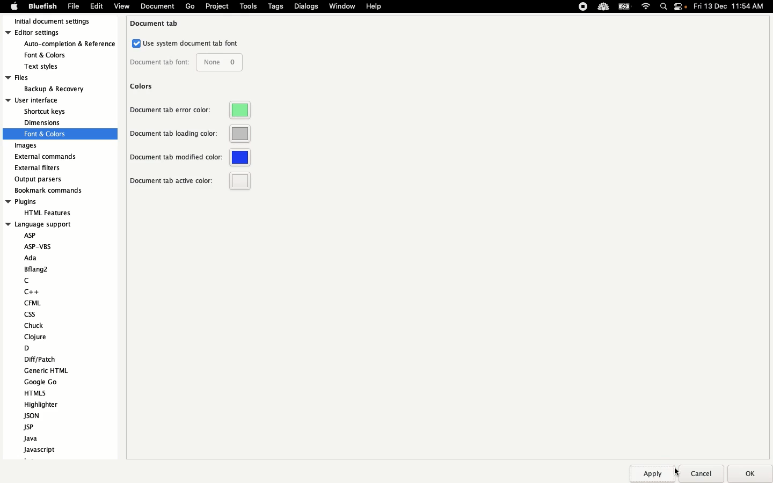  I want to click on document, so click(156, 7).